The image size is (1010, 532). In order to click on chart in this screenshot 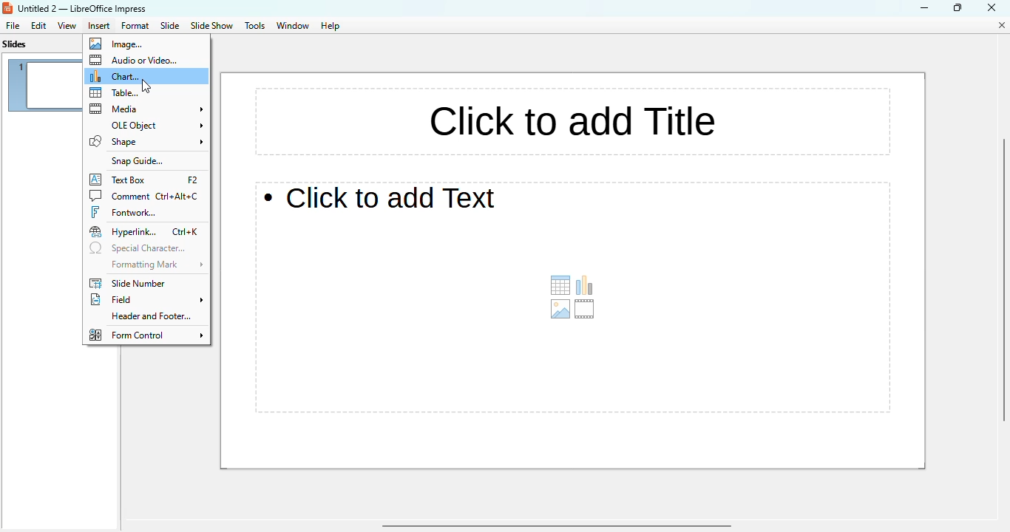, I will do `click(118, 76)`.